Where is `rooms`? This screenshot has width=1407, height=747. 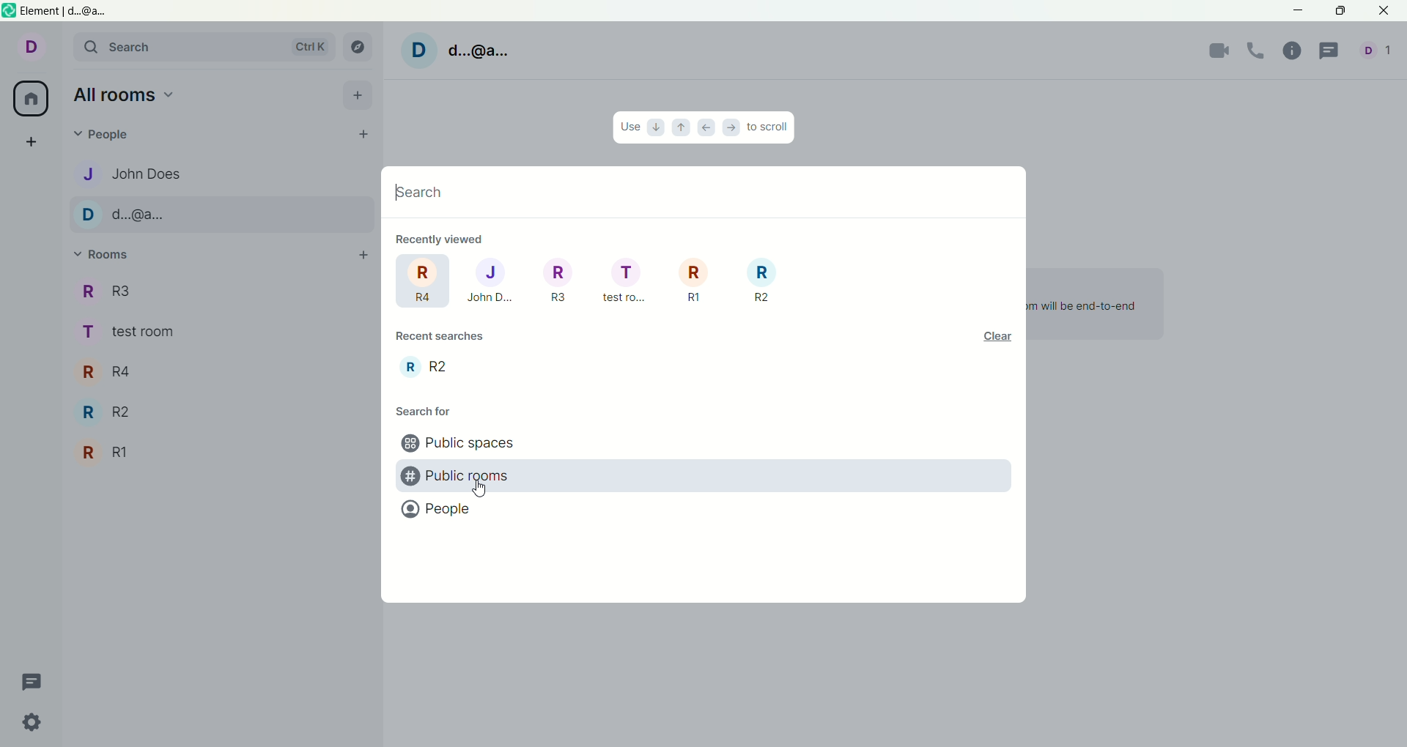
rooms is located at coordinates (102, 256).